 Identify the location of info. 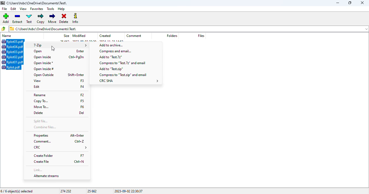
(76, 18).